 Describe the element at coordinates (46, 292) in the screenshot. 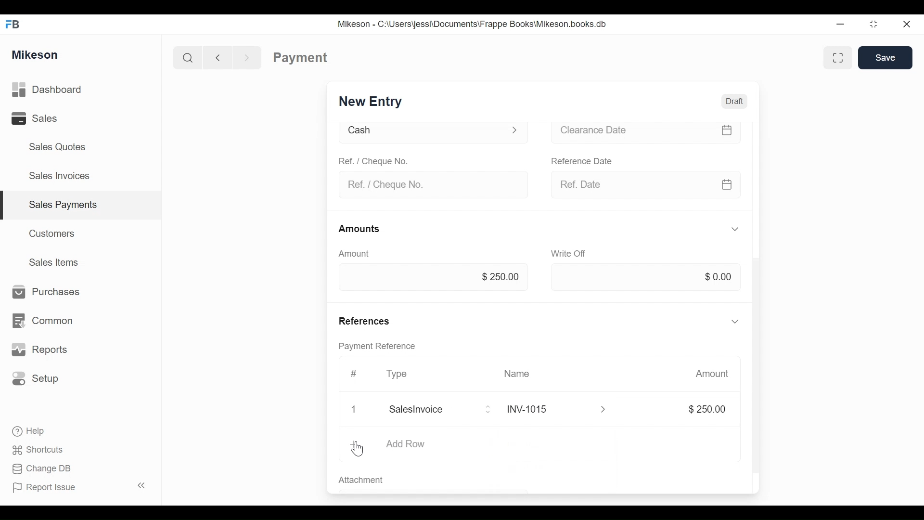

I see `Purchases` at that location.